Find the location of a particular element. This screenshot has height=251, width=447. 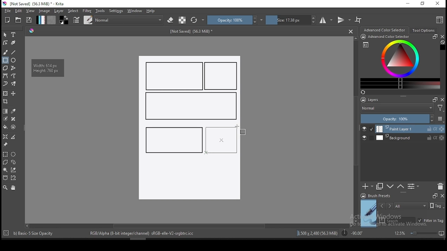

layer is located at coordinates (59, 11).